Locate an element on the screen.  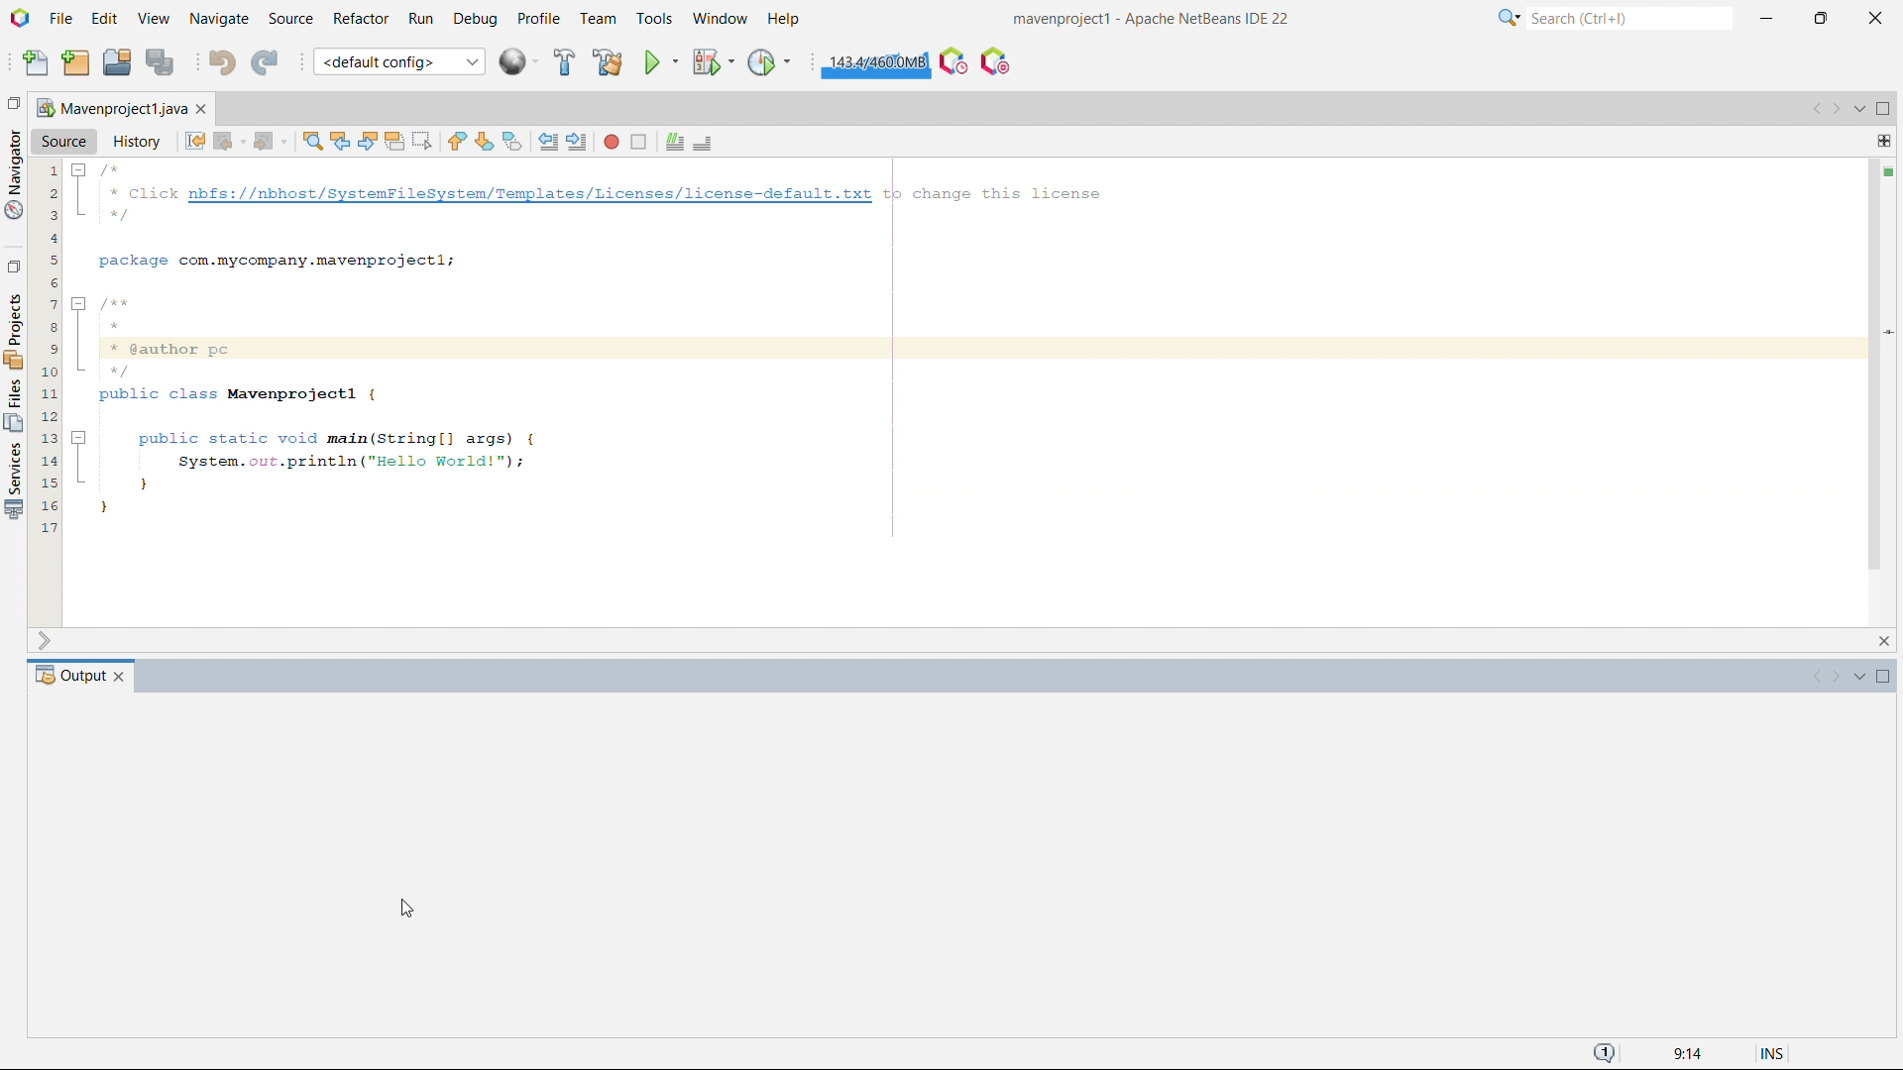
undo is located at coordinates (222, 61).